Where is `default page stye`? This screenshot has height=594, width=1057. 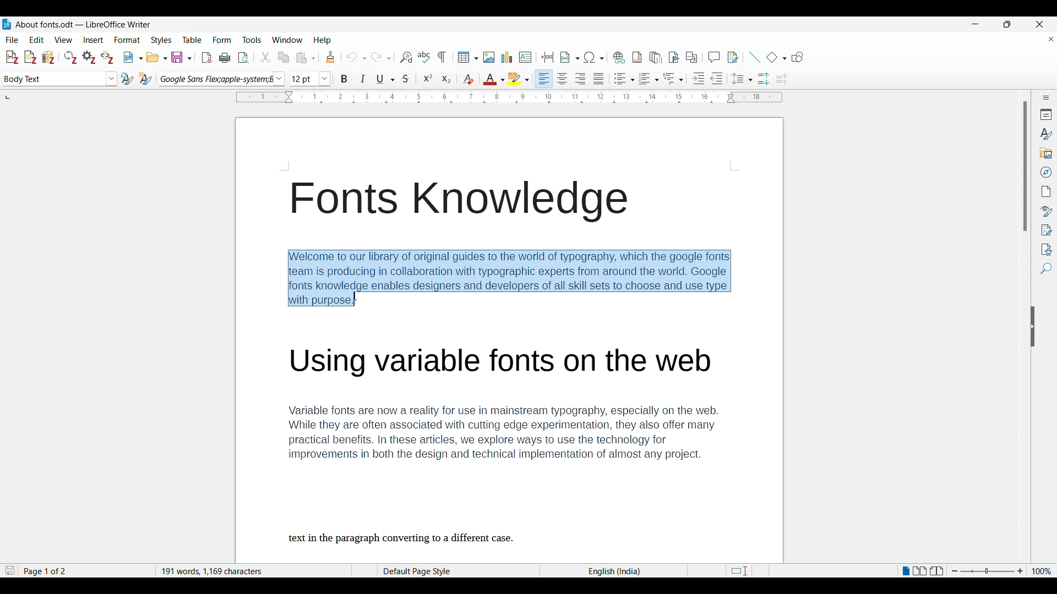 default page stye is located at coordinates (419, 570).